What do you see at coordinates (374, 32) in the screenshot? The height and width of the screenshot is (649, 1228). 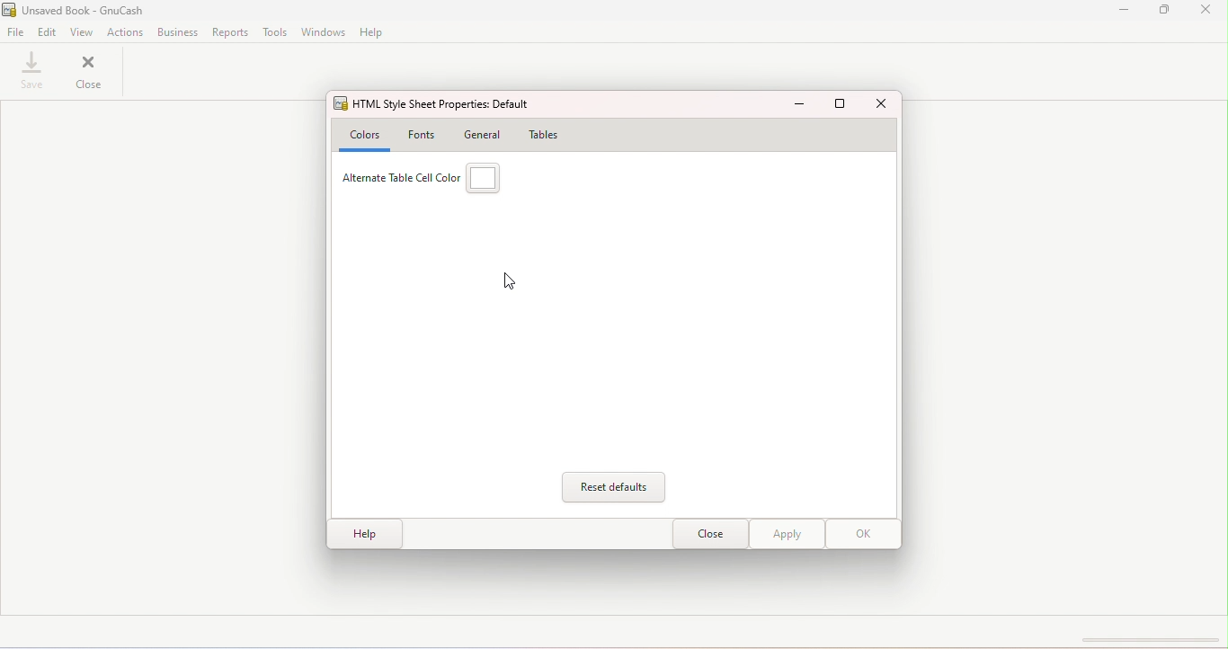 I see `Help` at bounding box center [374, 32].